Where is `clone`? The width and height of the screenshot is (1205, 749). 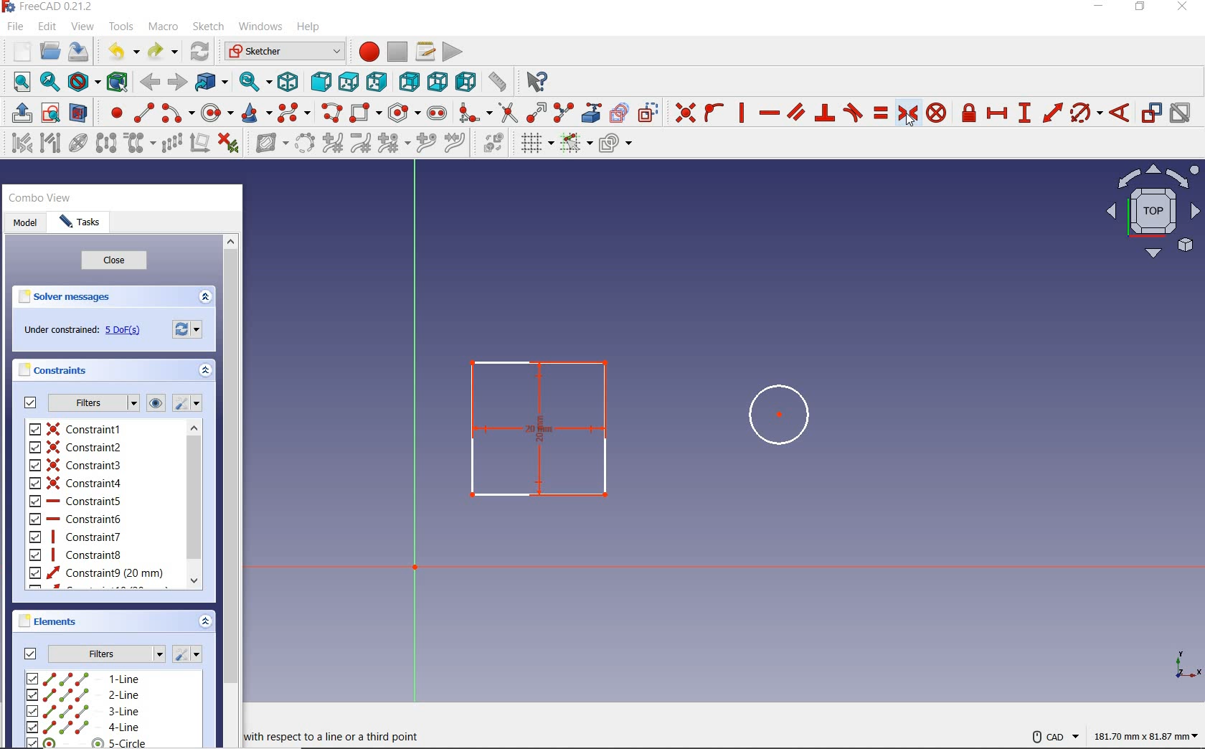
clone is located at coordinates (138, 144).